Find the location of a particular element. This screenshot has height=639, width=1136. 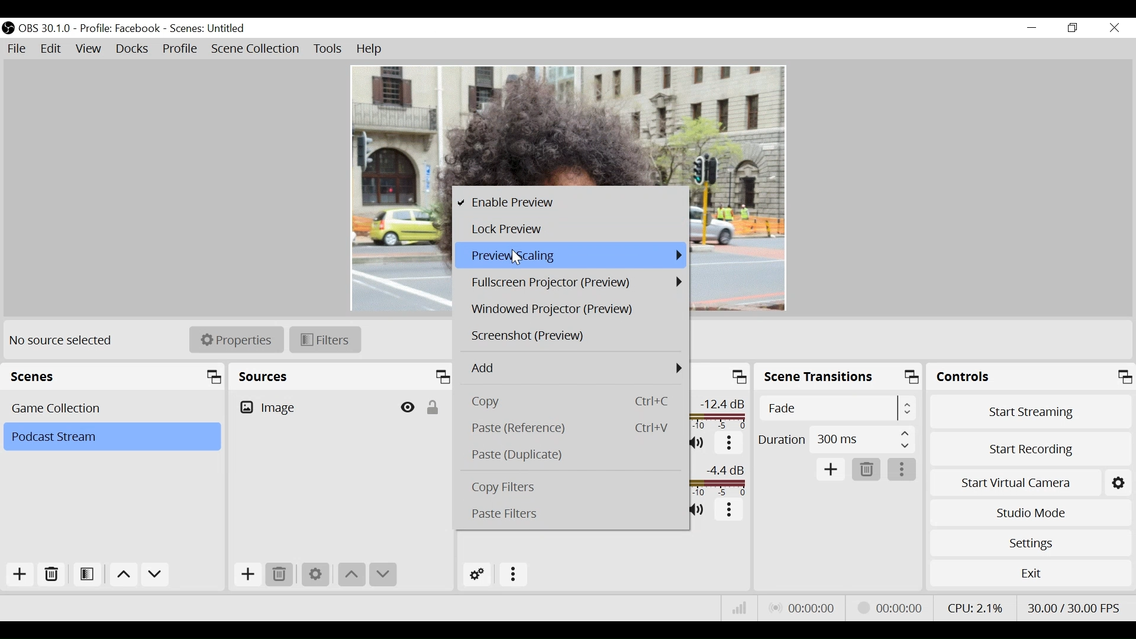

Scenes is located at coordinates (113, 408).